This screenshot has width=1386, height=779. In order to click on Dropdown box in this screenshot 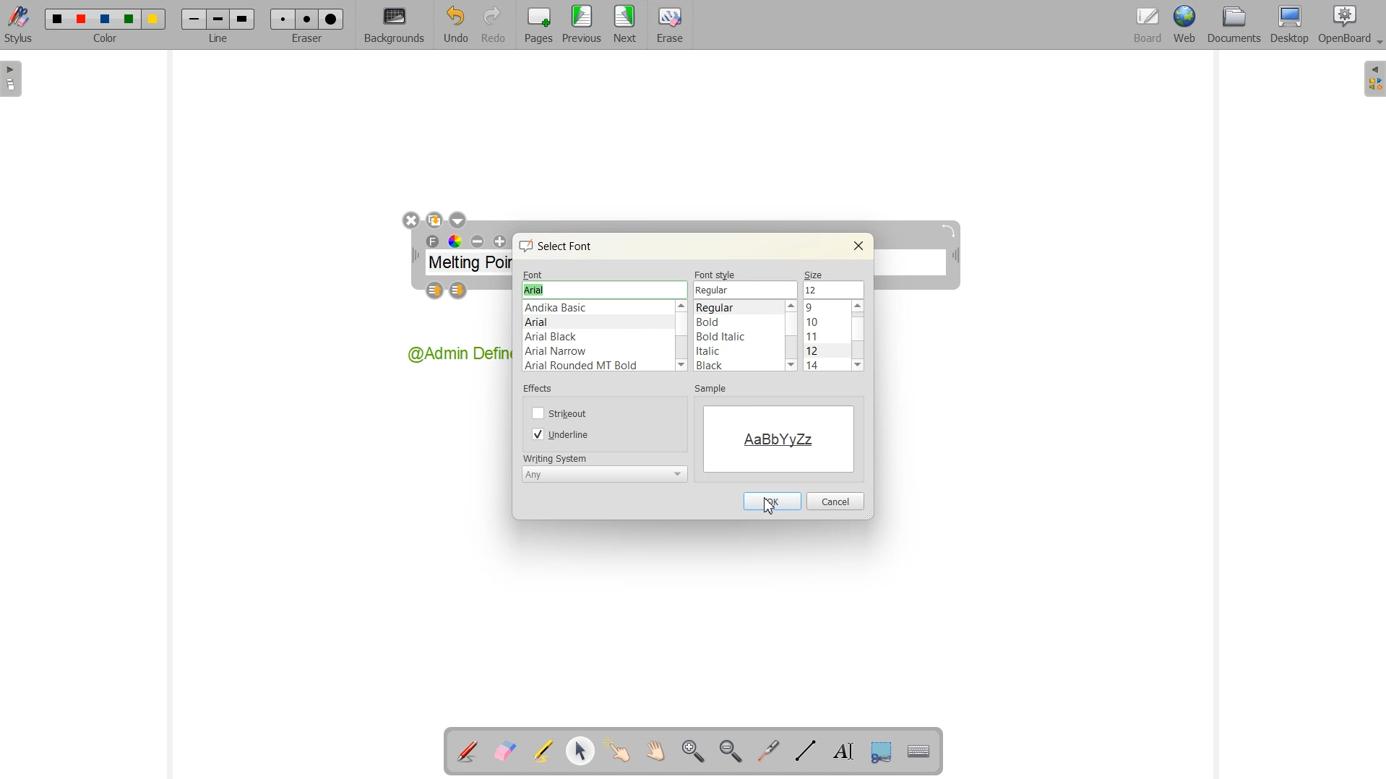, I will do `click(457, 220)`.